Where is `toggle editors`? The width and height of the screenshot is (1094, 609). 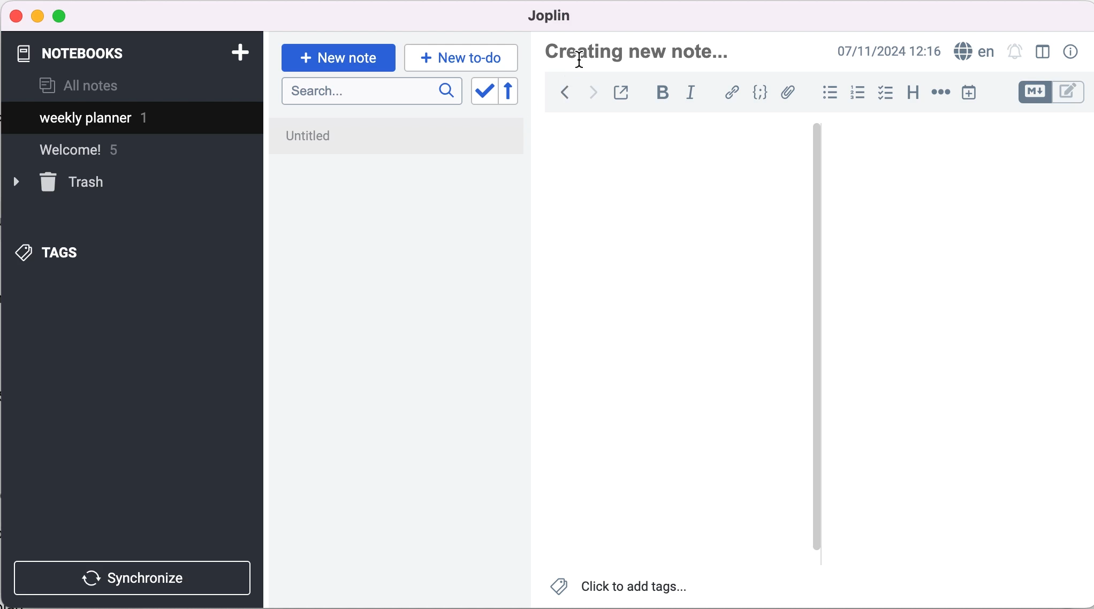 toggle editors is located at coordinates (1051, 94).